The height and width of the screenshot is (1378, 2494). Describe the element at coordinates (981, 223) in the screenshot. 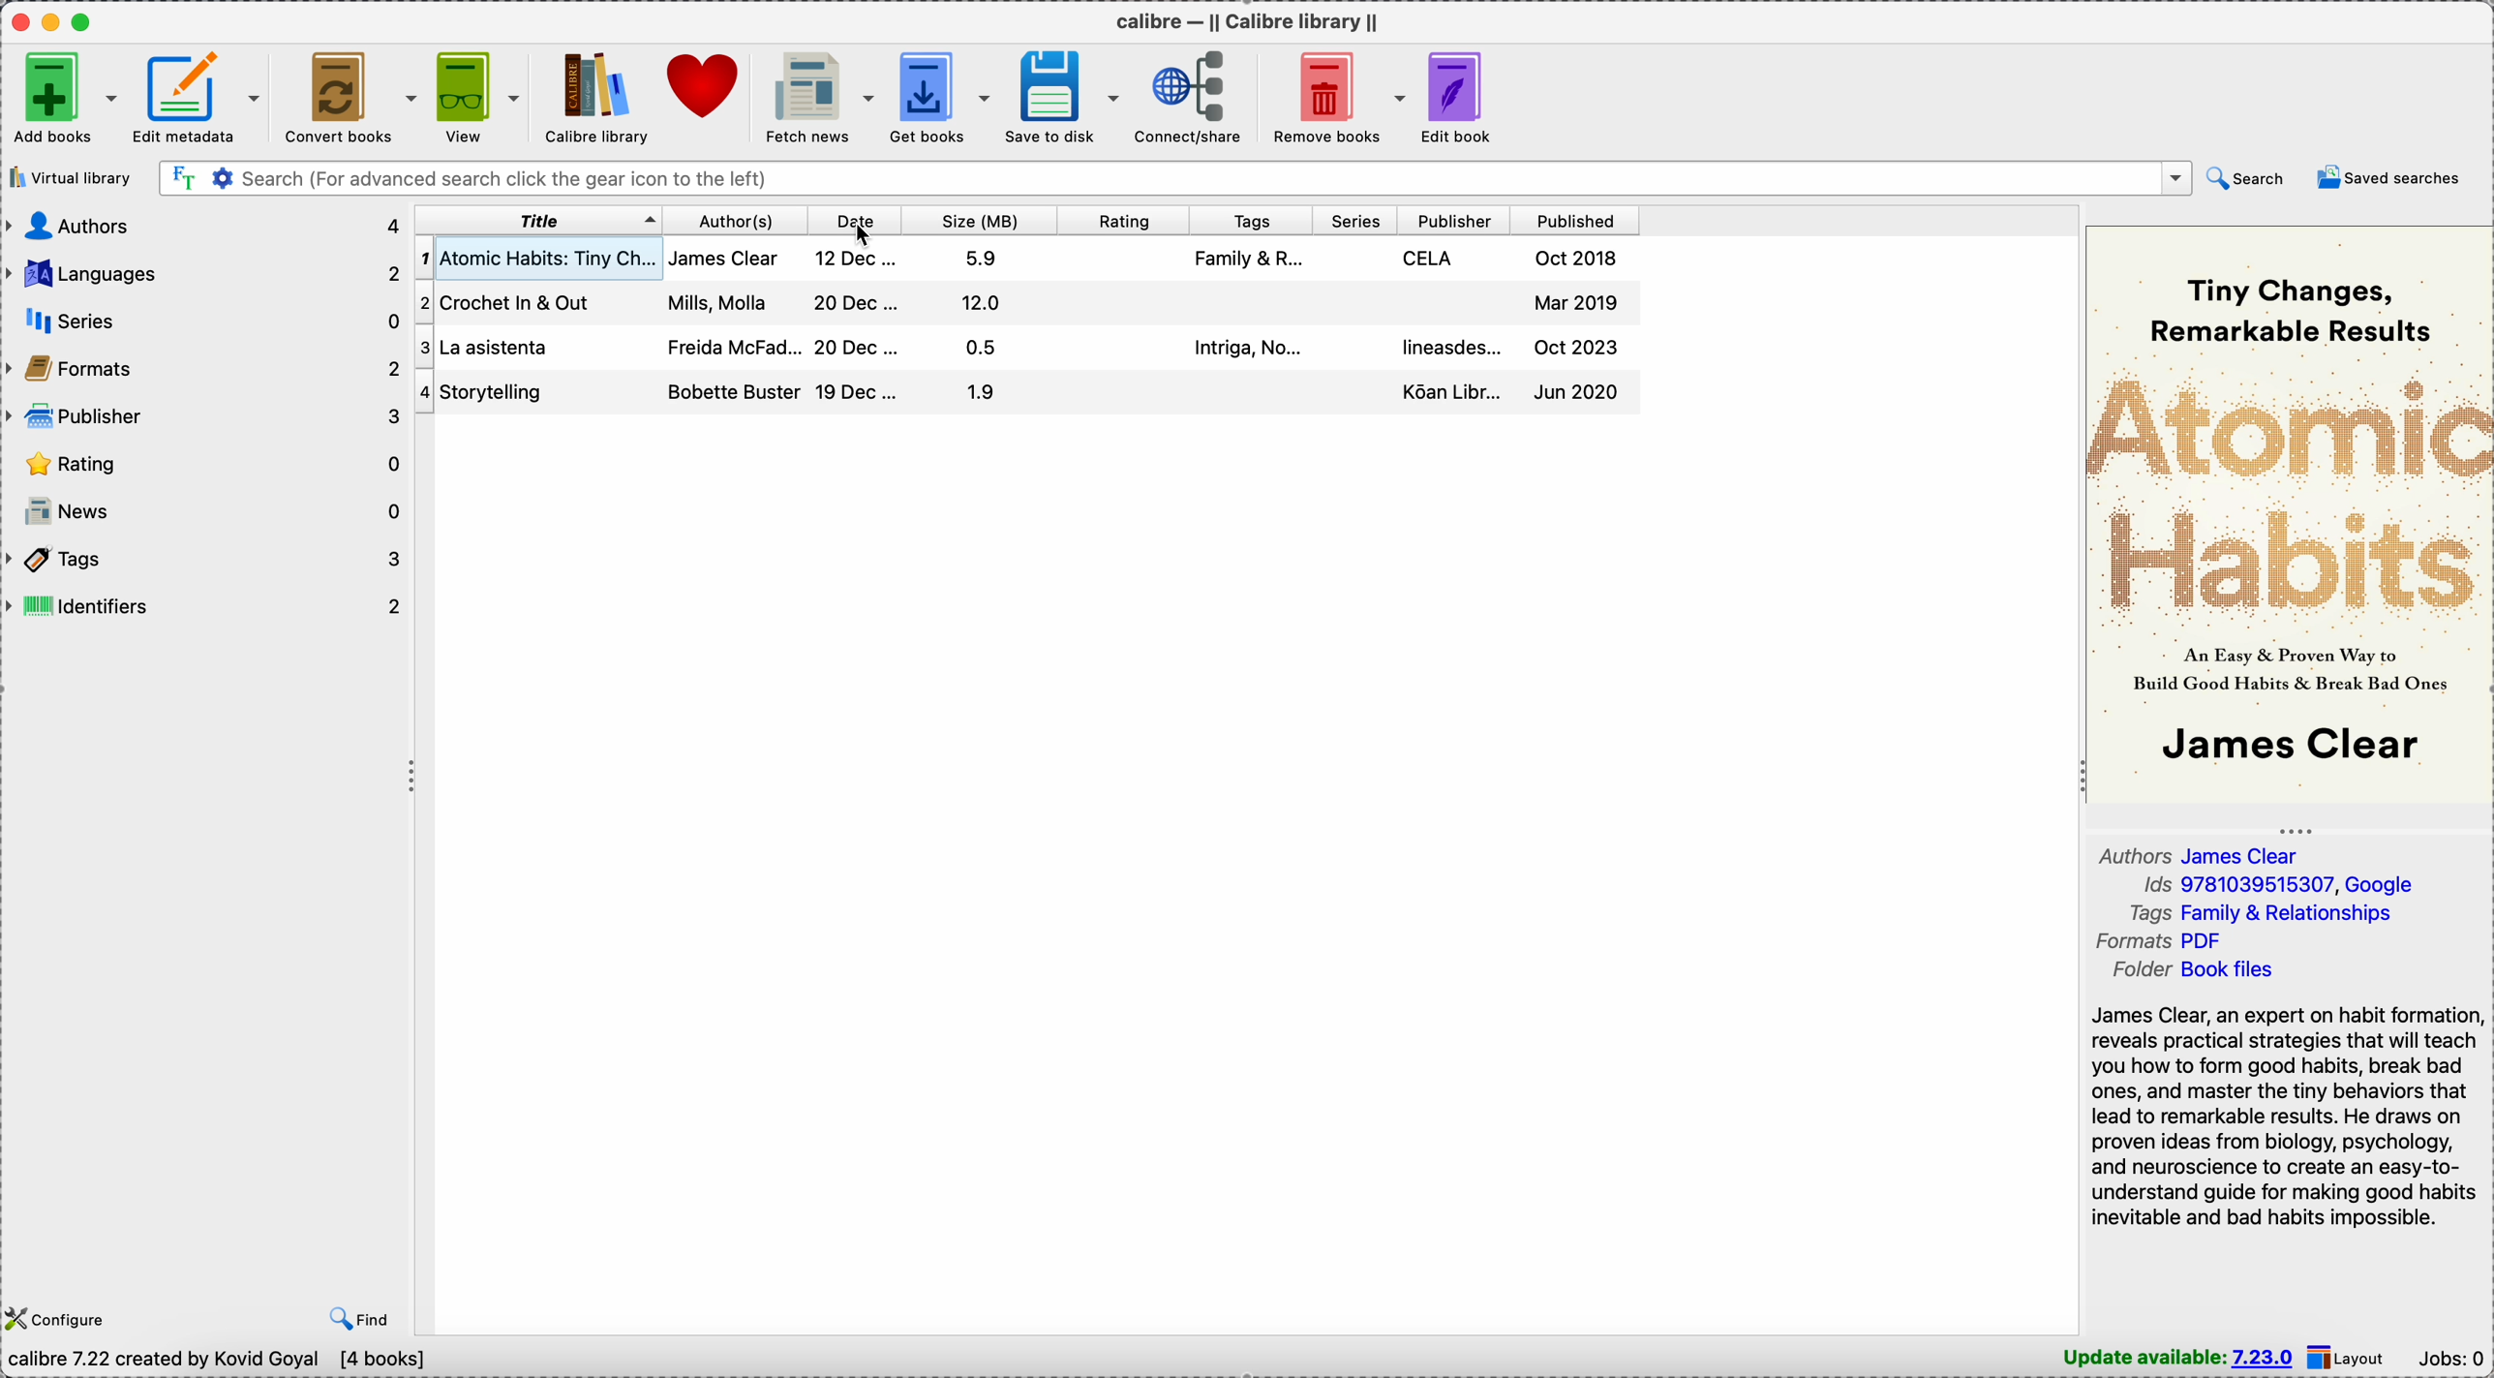

I see `size` at that location.